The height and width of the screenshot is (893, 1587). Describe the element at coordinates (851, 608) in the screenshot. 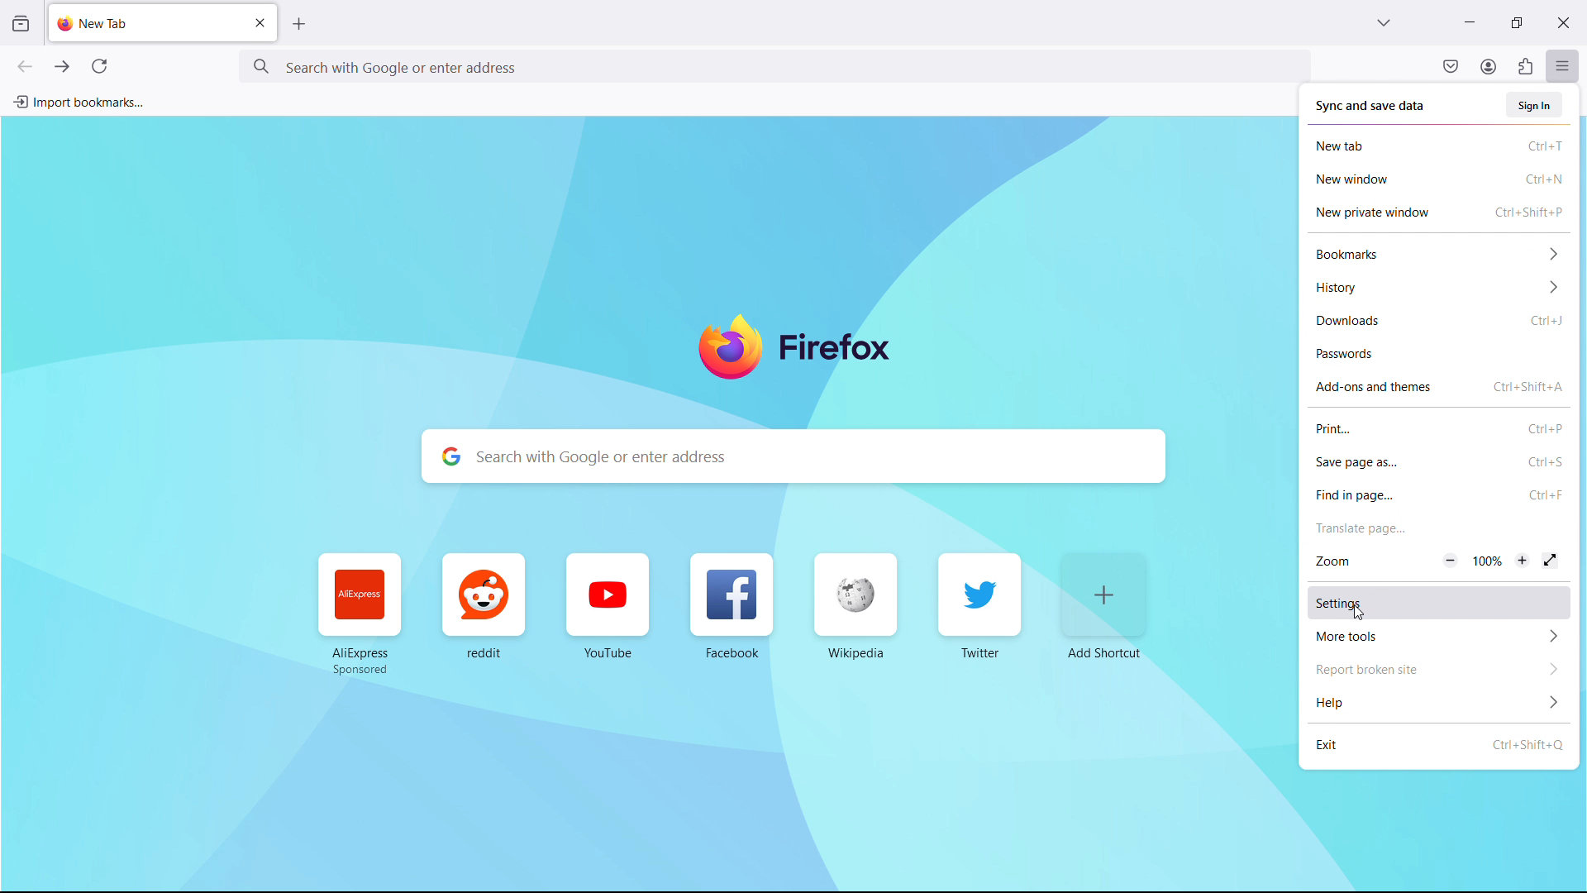

I see `Wikipedia` at that location.